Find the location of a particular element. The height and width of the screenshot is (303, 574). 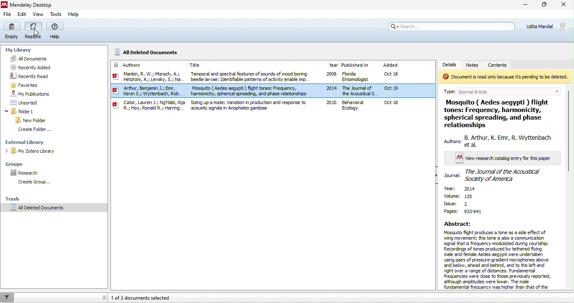

research is located at coordinates (26, 172).